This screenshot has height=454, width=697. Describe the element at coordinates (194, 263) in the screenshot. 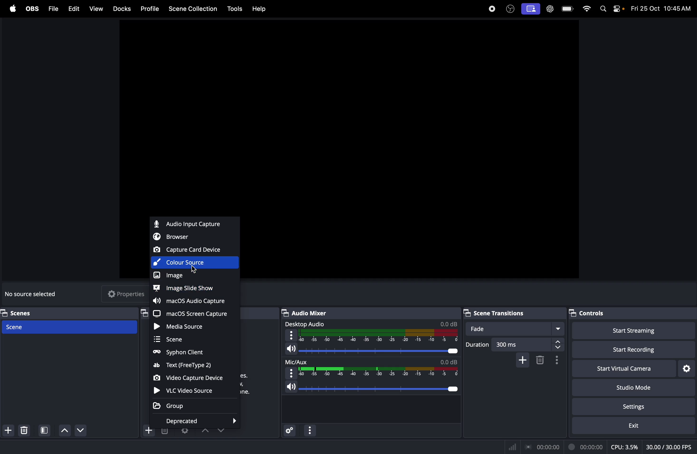

I see `color source` at that location.